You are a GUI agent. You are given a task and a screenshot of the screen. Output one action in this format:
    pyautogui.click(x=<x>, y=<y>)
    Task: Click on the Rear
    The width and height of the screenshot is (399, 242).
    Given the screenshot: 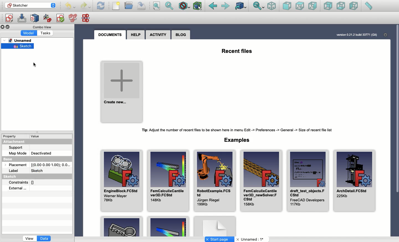 What is the action you would take?
    pyautogui.click(x=328, y=6)
    